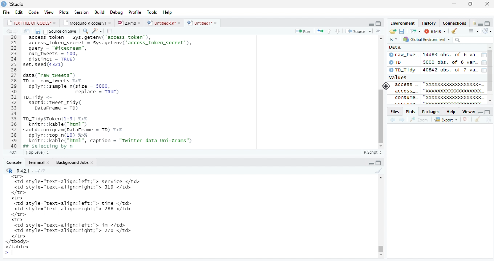 This screenshot has height=261, width=494. What do you see at coordinates (473, 31) in the screenshot?
I see `show outline` at bounding box center [473, 31].